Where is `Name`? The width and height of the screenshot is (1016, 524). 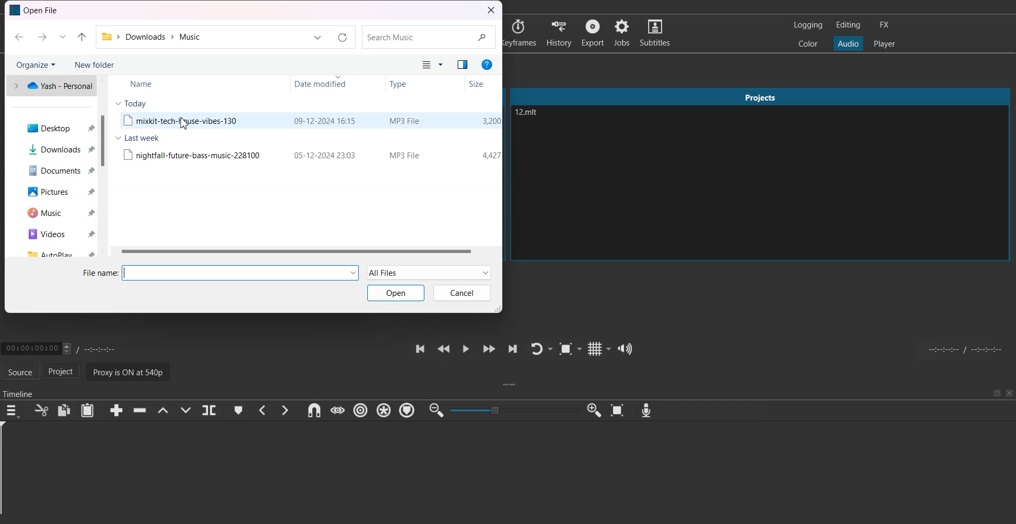
Name is located at coordinates (182, 83).